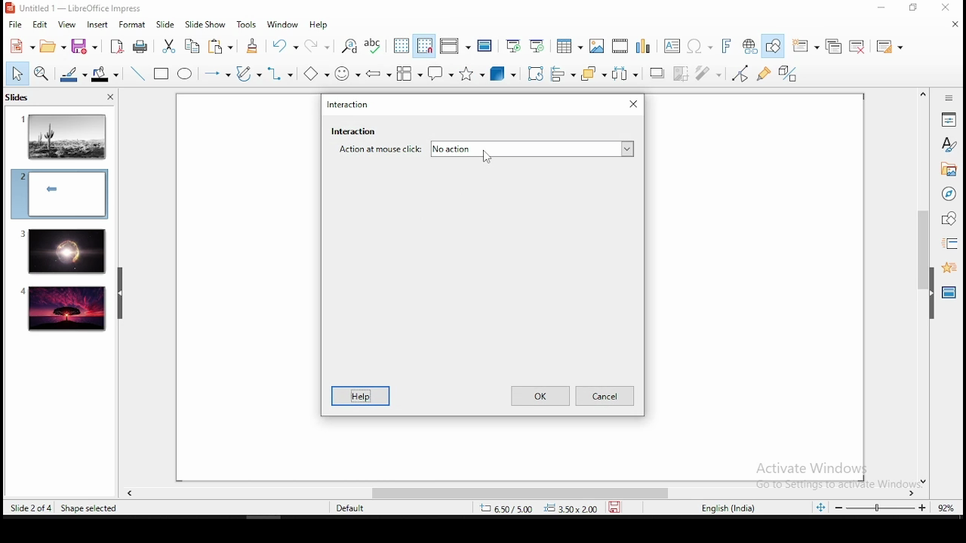  What do you see at coordinates (353, 104) in the screenshot?
I see `Interaction` at bounding box center [353, 104].